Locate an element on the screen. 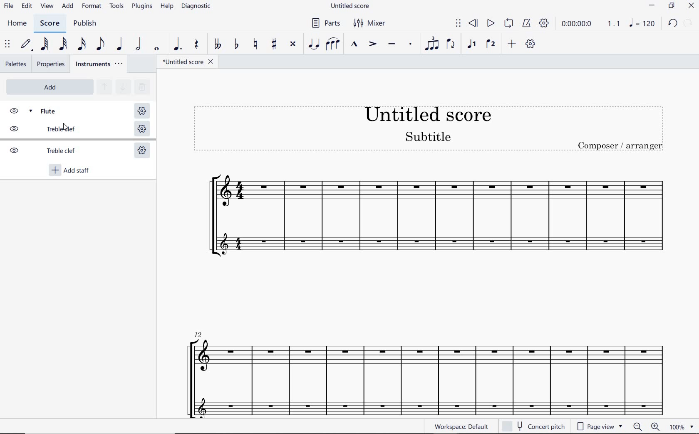 The height and width of the screenshot is (434, 699). ADD is located at coordinates (49, 87).